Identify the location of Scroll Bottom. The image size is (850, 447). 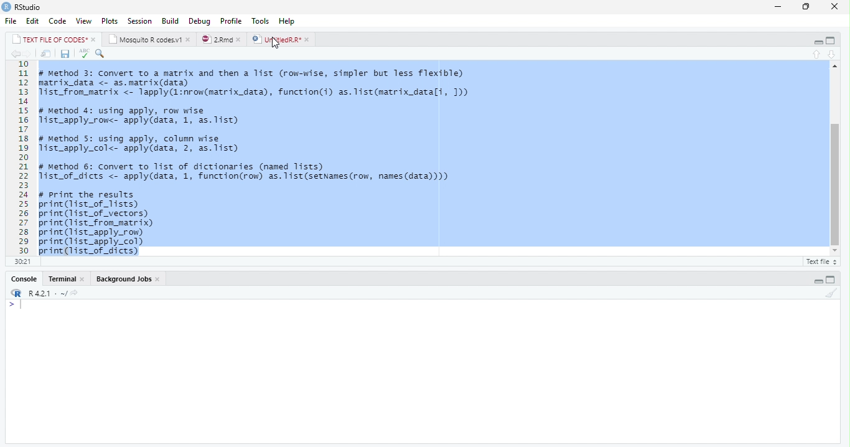
(834, 250).